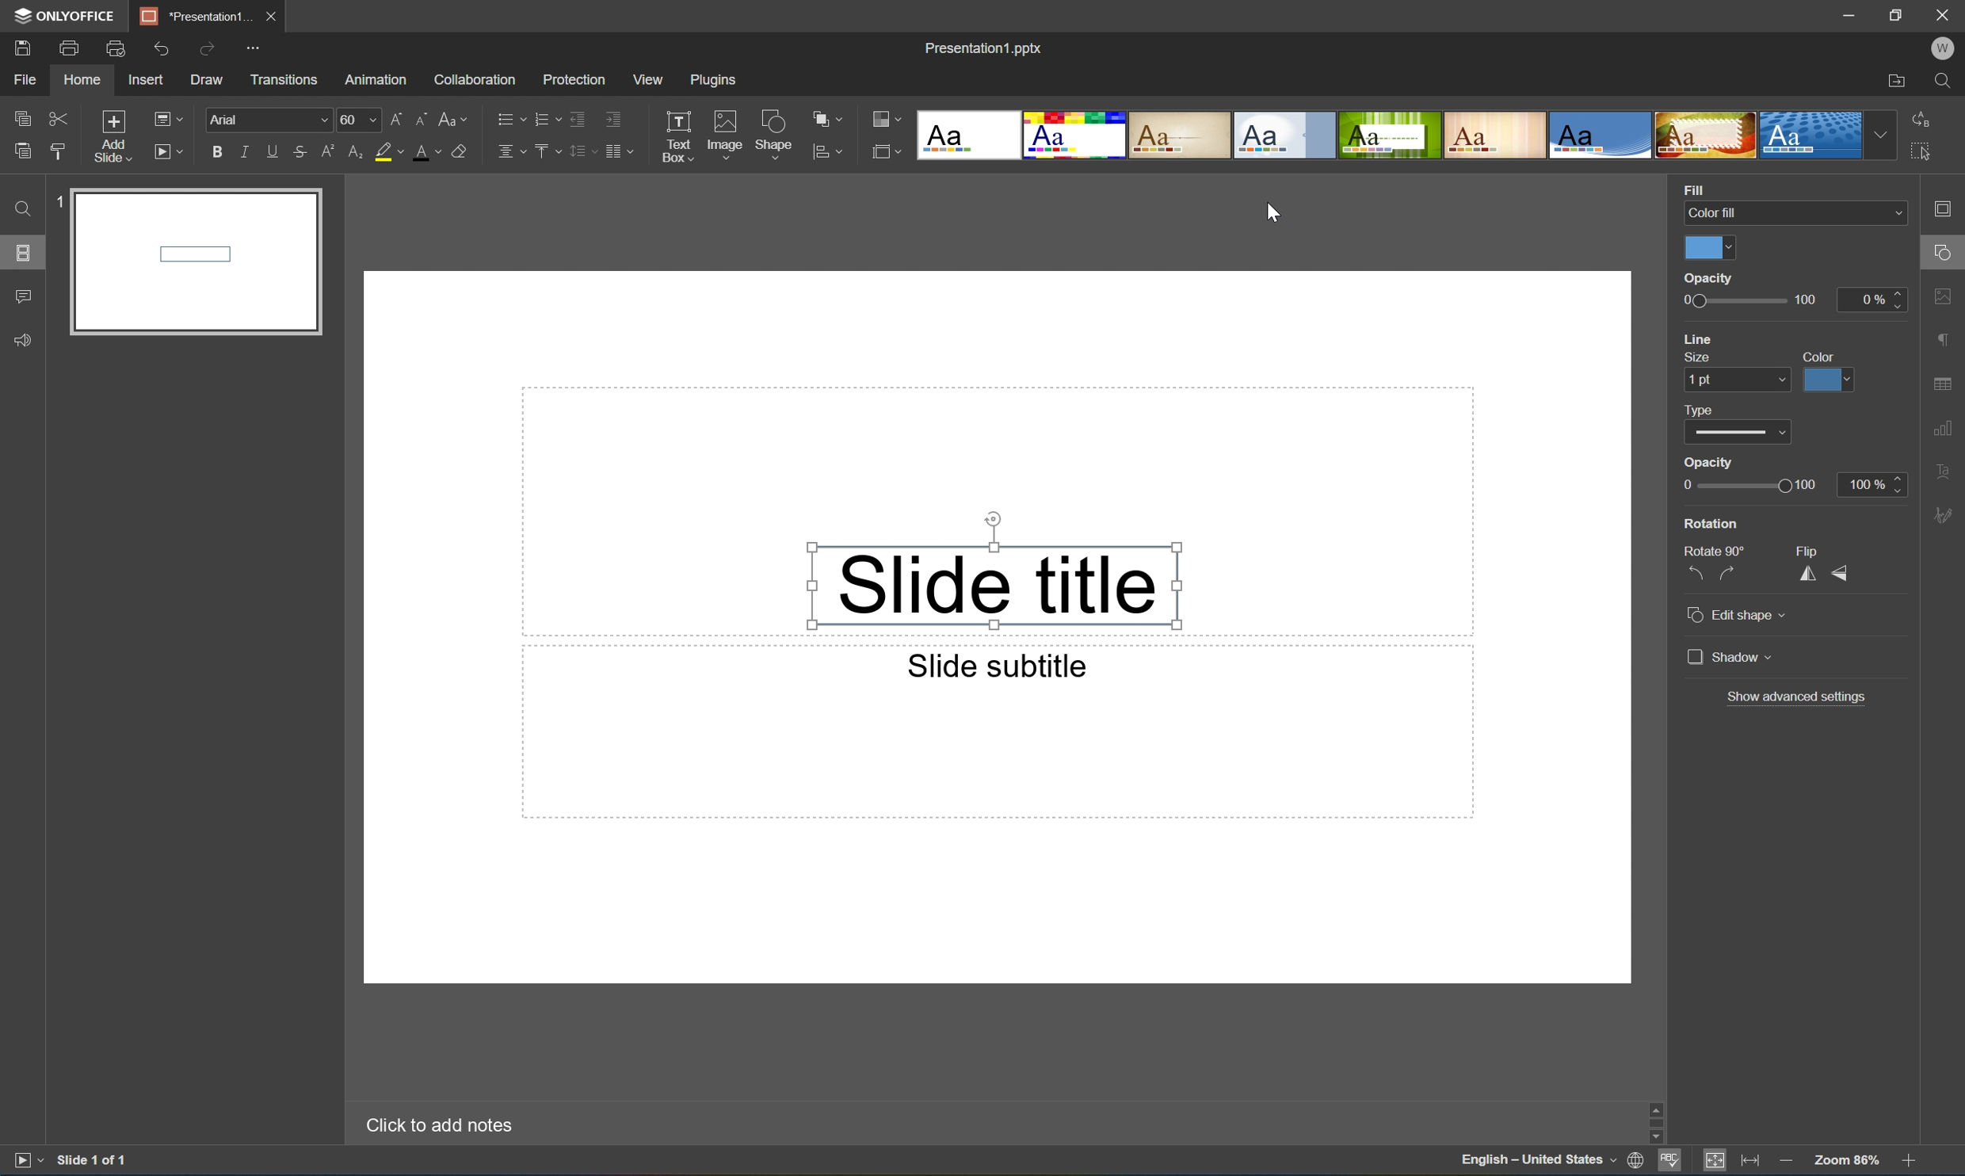 This screenshot has height=1176, width=1965. Describe the element at coordinates (679, 136) in the screenshot. I see `Text box` at that location.